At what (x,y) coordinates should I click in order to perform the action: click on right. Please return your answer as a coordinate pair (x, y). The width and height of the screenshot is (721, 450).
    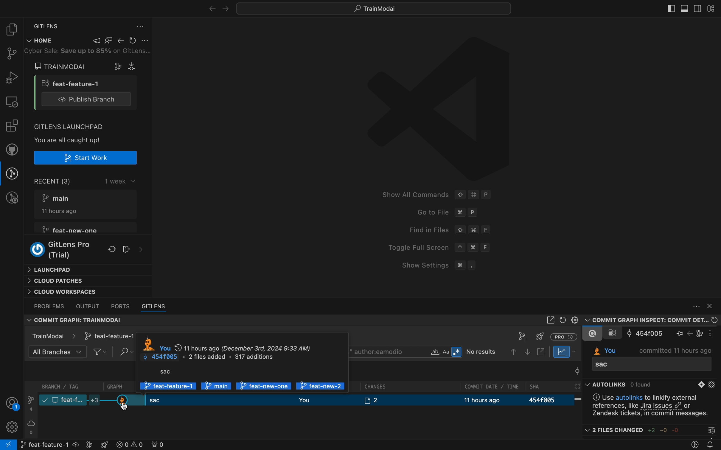
    Looking at the image, I should click on (209, 8).